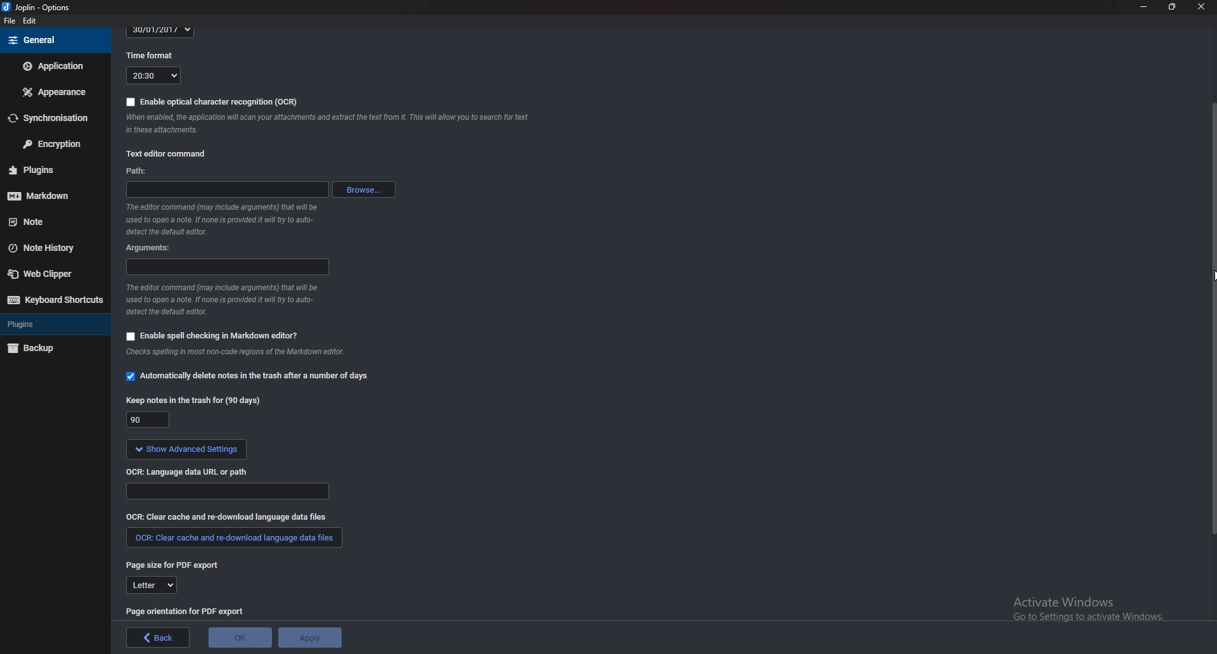 Image resolution: width=1217 pixels, height=654 pixels. I want to click on Markdown, so click(48, 195).